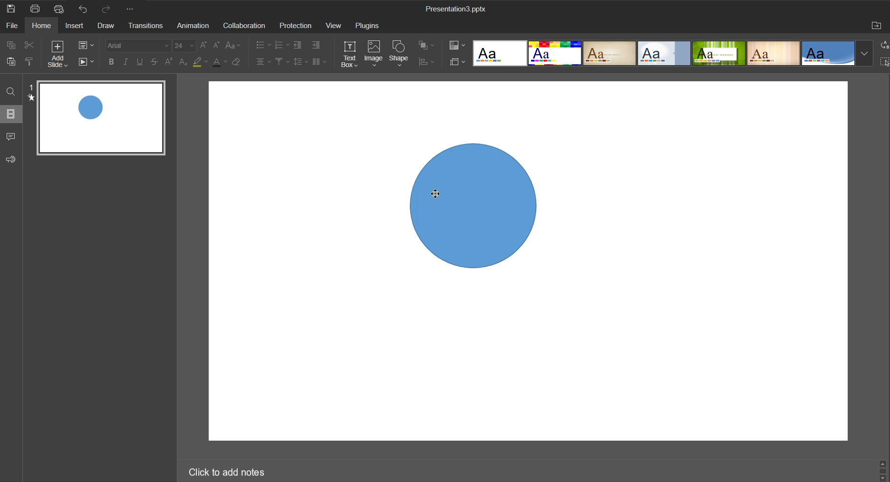 This screenshot has width=890, height=482. What do you see at coordinates (77, 26) in the screenshot?
I see `Insert` at bounding box center [77, 26].